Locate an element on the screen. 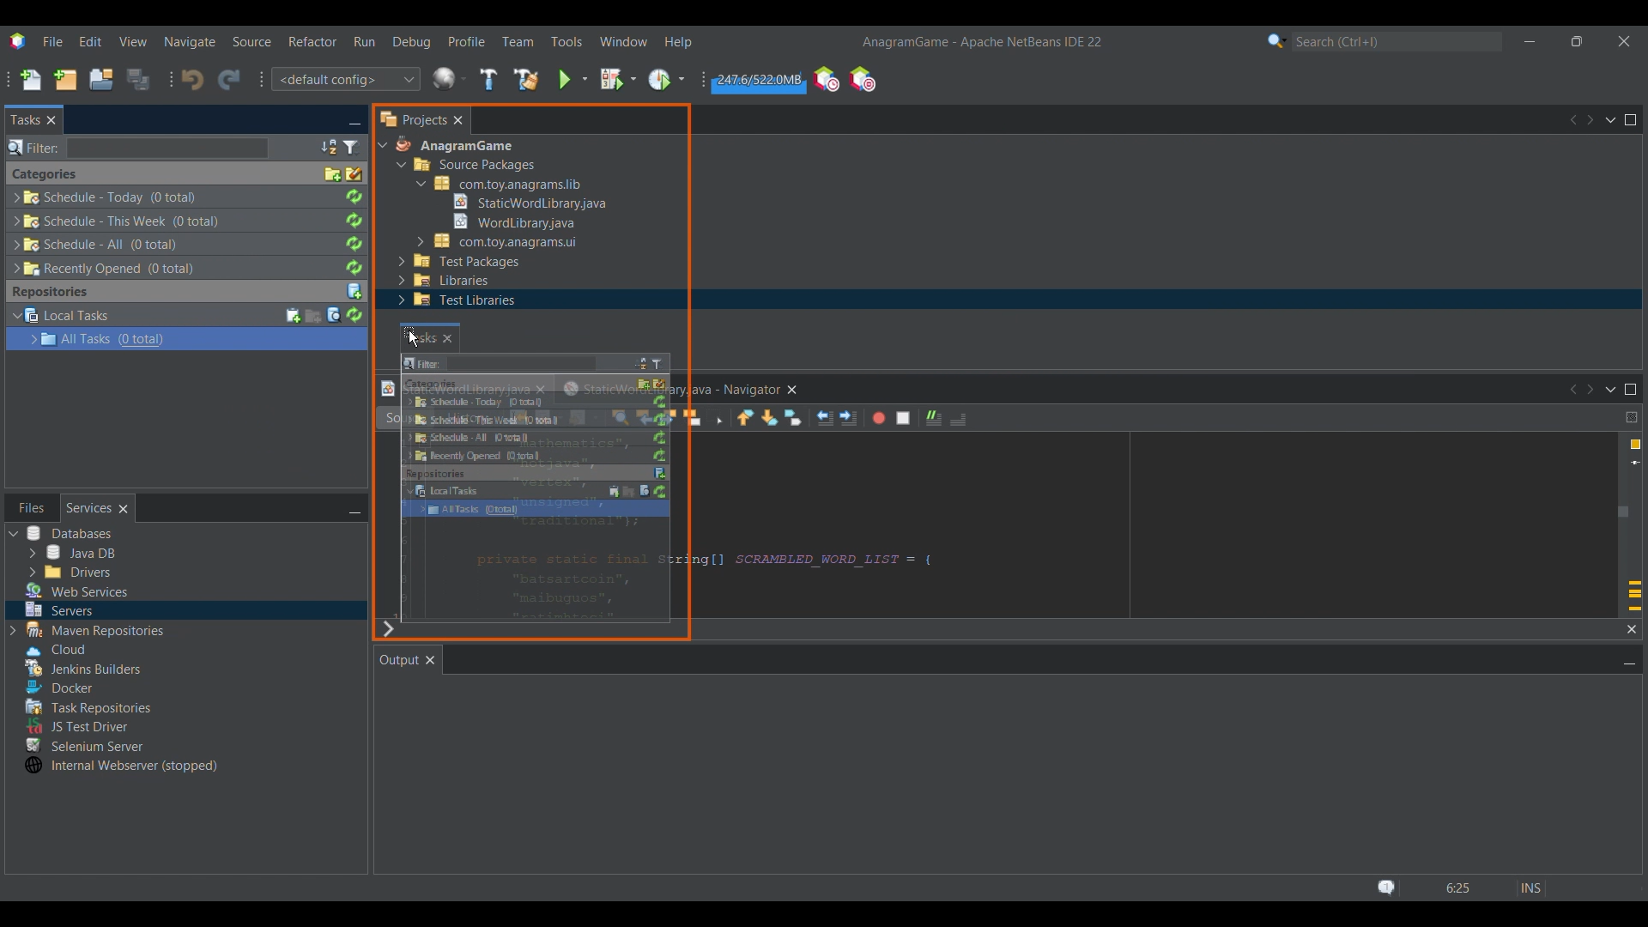  Close interface is located at coordinates (1624, 41).